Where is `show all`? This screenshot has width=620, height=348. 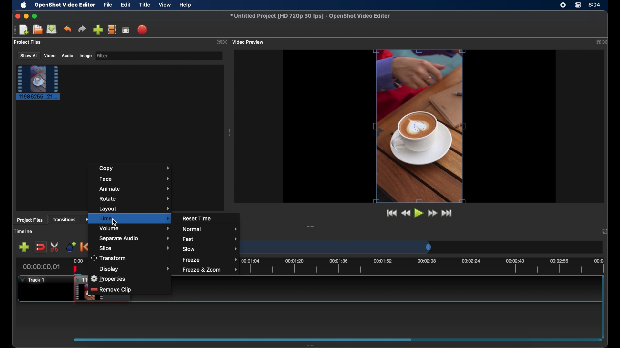
show all is located at coordinates (28, 56).